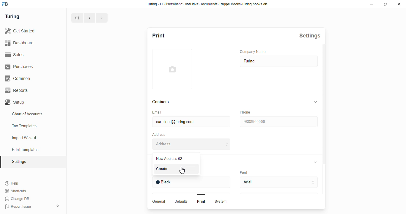 The image size is (406, 214). What do you see at coordinates (182, 170) in the screenshot?
I see `cursor` at bounding box center [182, 170].